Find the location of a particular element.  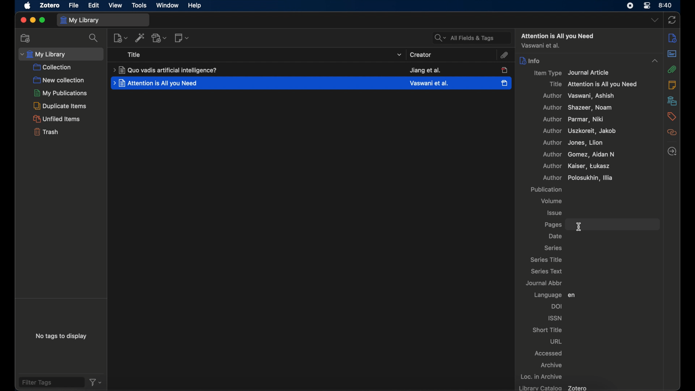

my publications is located at coordinates (59, 93).